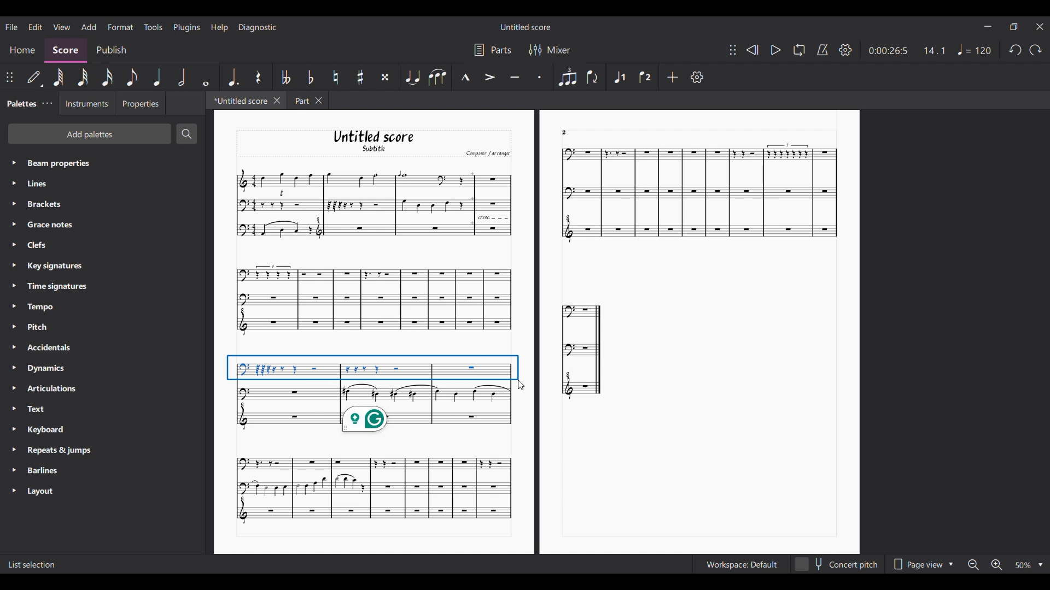 Image resolution: width=1050 pixels, height=590 pixels. I want to click on Part X, so click(307, 101).